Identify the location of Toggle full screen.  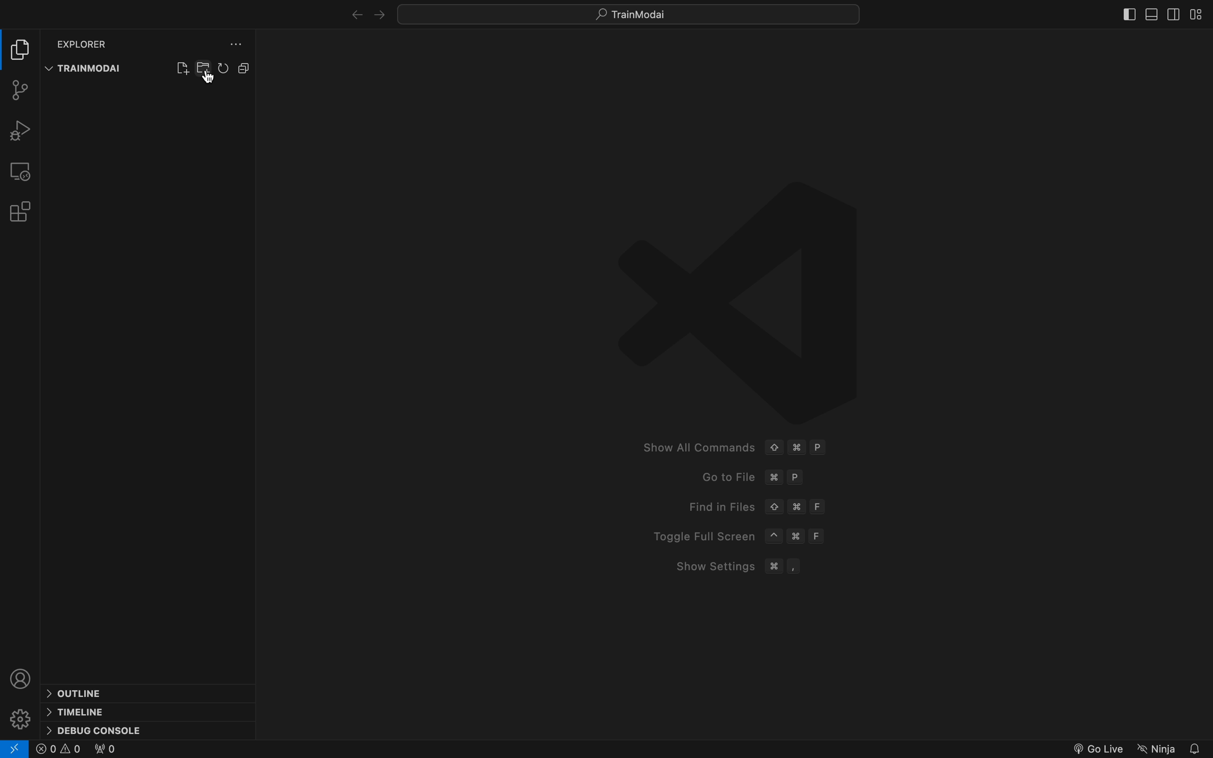
(734, 536).